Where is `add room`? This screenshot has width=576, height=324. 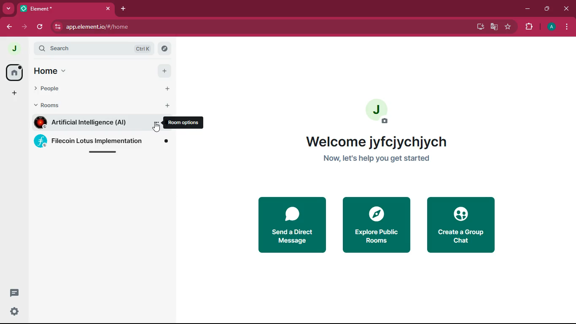 add room is located at coordinates (167, 106).